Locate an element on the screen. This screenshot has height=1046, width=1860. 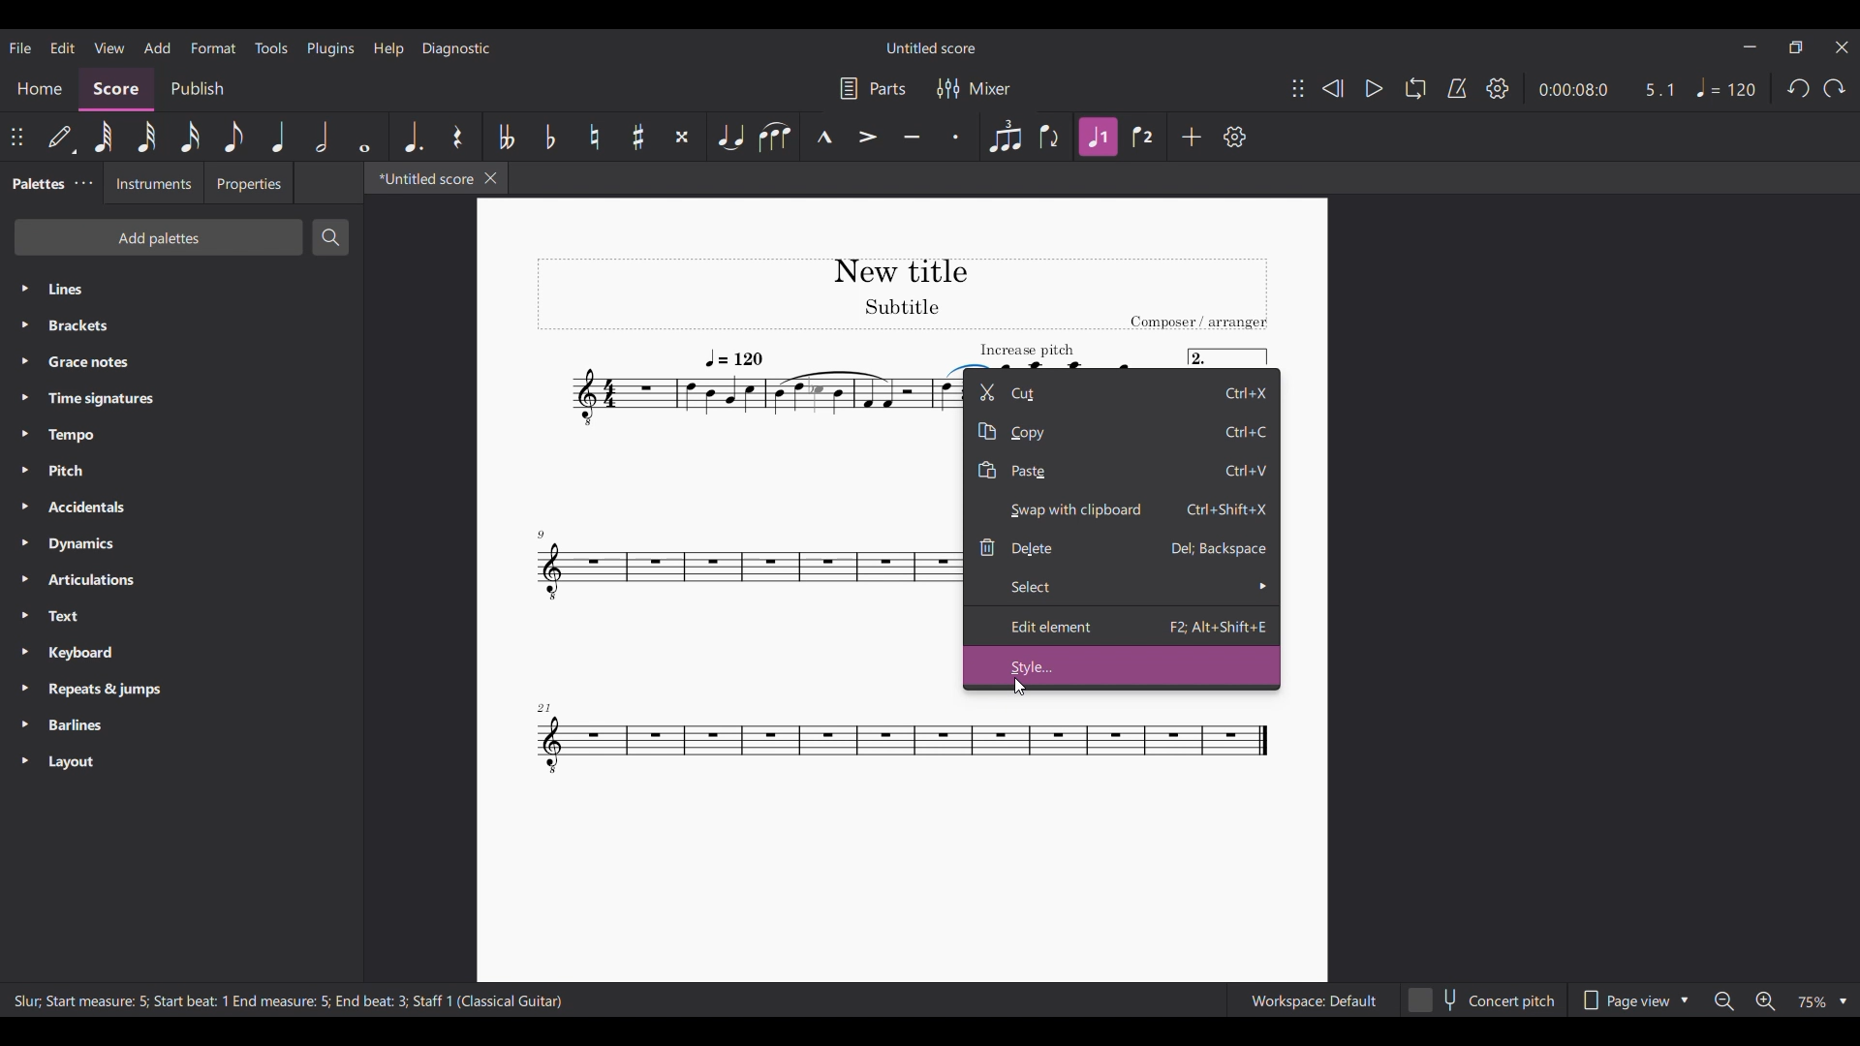
Untitled score is located at coordinates (931, 47).